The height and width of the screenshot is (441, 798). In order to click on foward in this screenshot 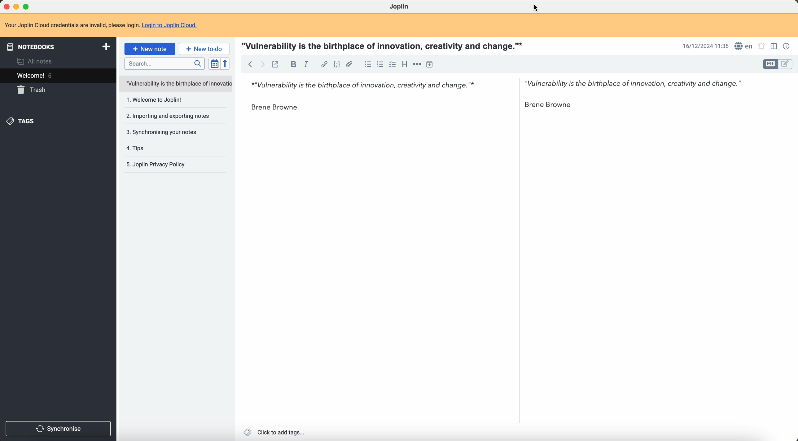, I will do `click(264, 64)`.